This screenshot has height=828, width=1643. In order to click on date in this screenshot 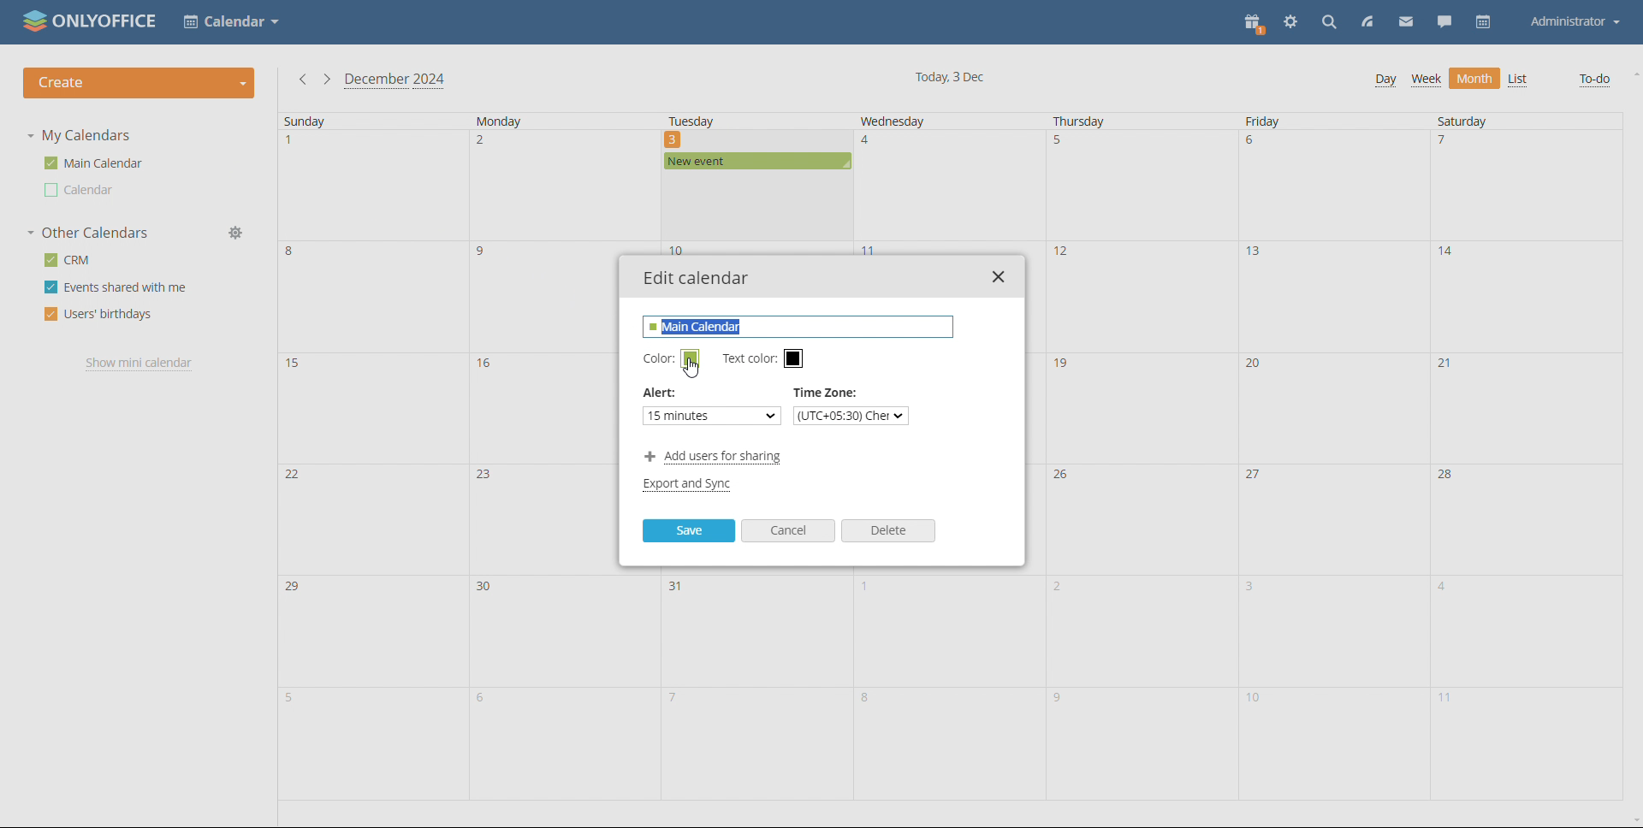, I will do `click(1334, 298)`.